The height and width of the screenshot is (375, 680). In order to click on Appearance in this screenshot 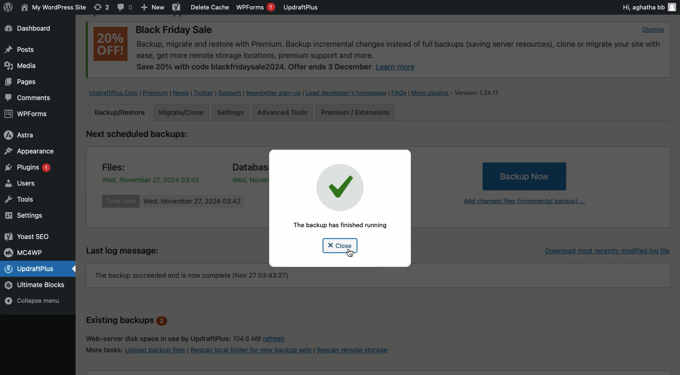, I will do `click(29, 151)`.